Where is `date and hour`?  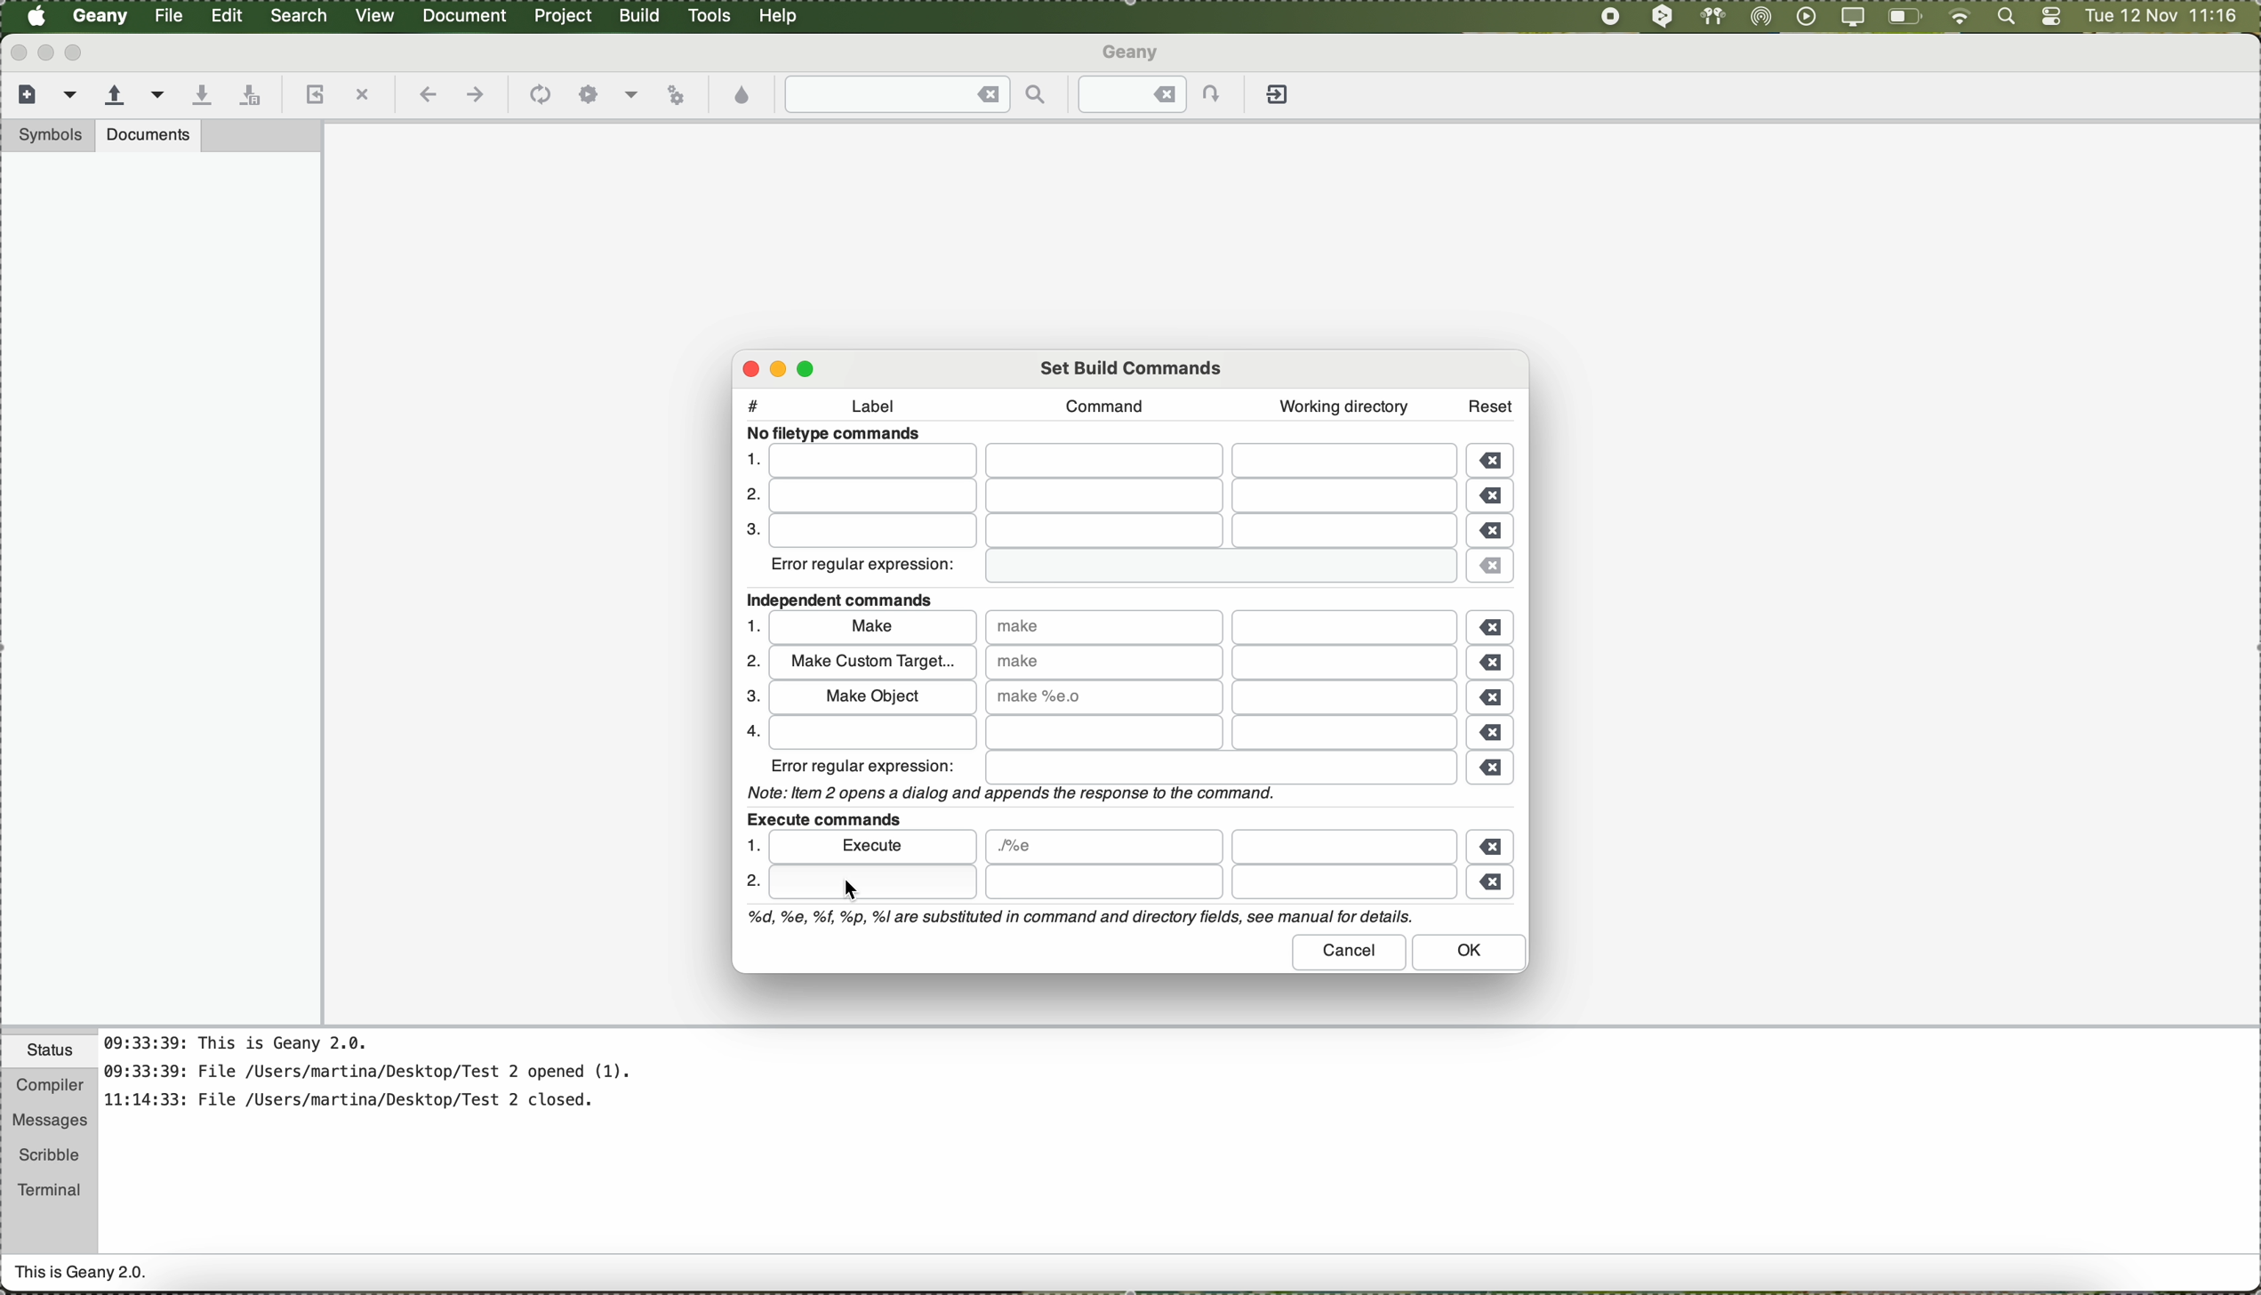
date and hour is located at coordinates (2161, 17).